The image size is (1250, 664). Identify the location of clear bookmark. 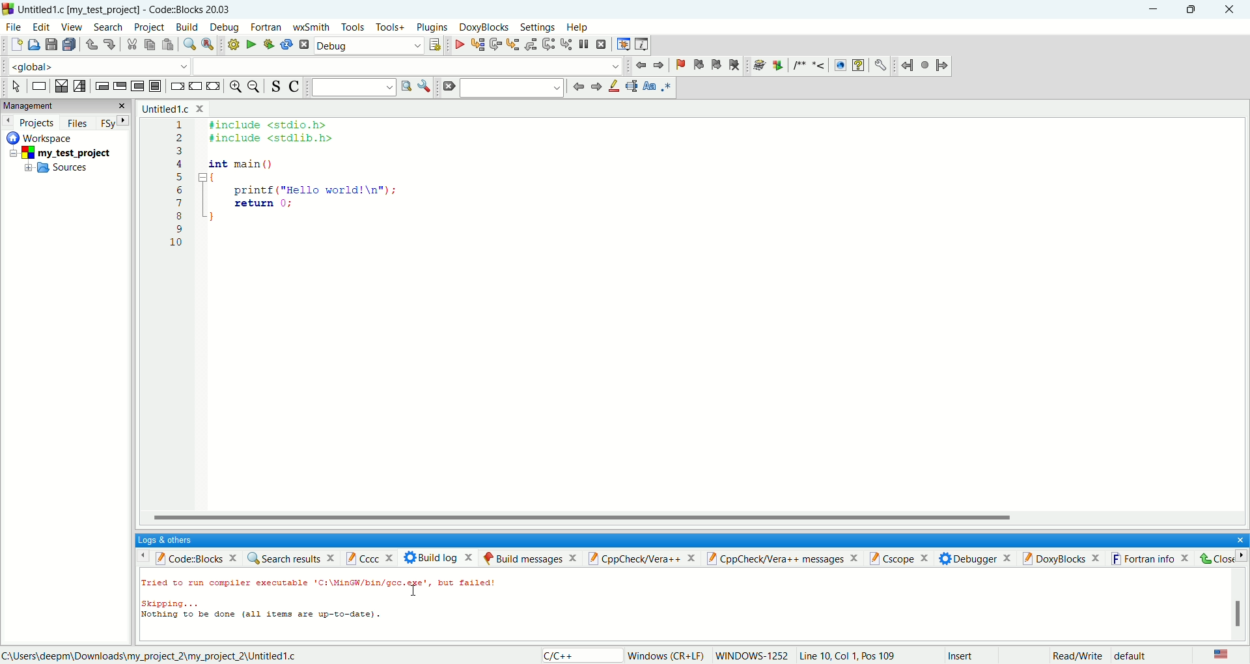
(736, 67).